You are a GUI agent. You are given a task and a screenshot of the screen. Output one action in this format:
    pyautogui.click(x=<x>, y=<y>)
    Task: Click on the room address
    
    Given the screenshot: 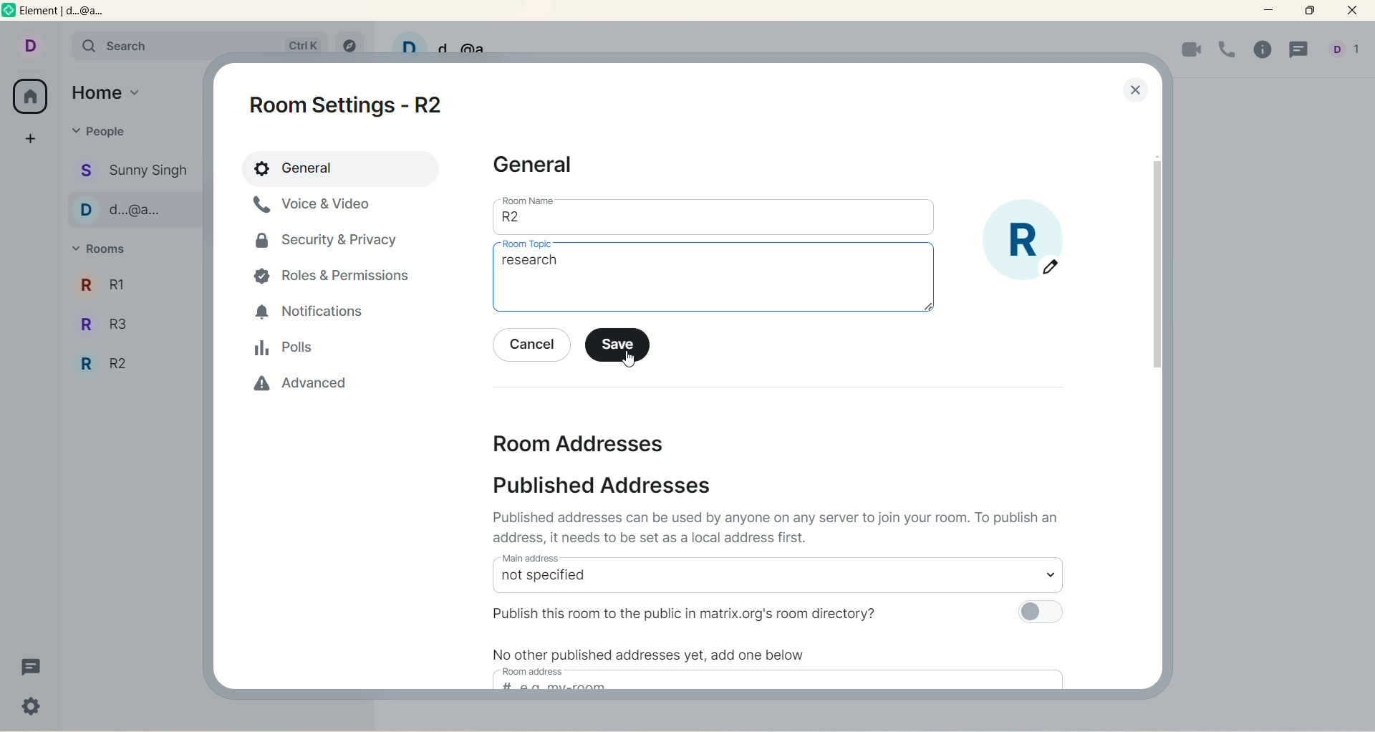 What is the action you would take?
    pyautogui.click(x=536, y=671)
    